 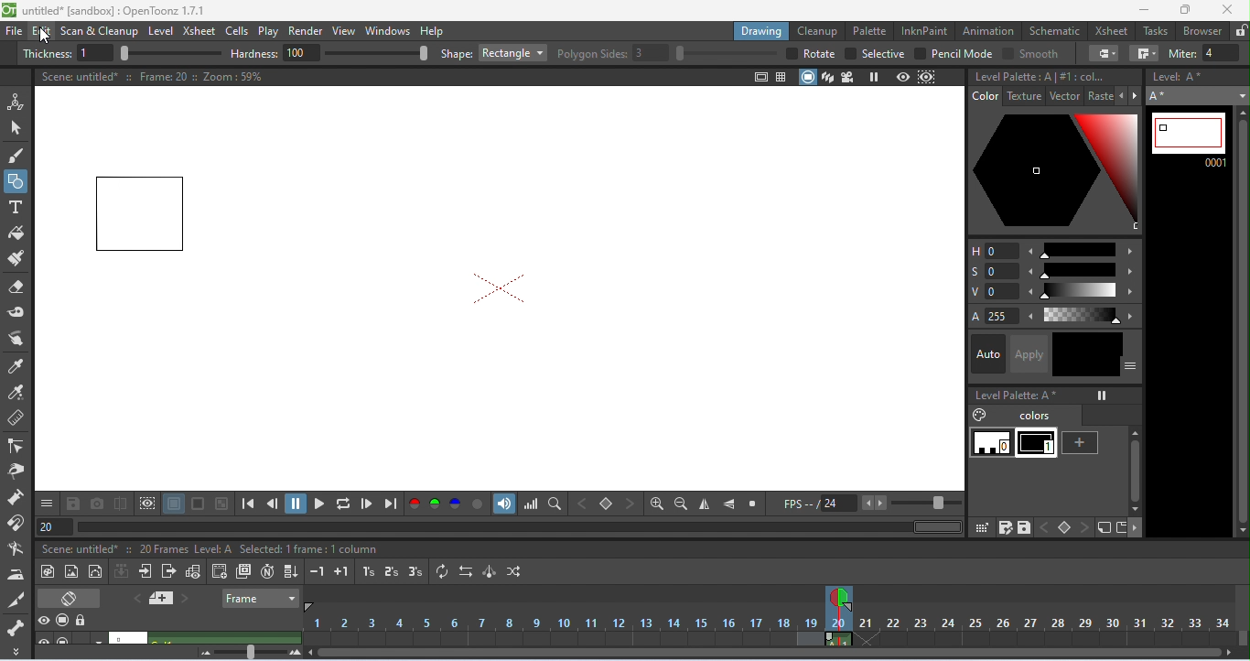 What do you see at coordinates (555, 504) in the screenshot?
I see `locator` at bounding box center [555, 504].